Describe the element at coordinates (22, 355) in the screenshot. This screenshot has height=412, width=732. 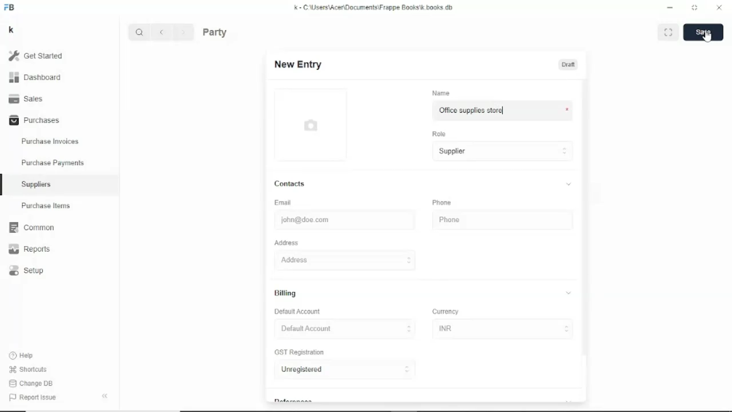
I see `Help` at that location.